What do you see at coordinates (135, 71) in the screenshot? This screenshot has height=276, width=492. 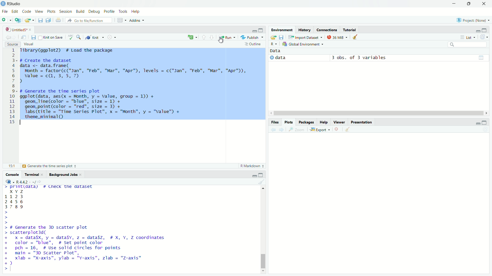 I see `code to create the dataset` at bounding box center [135, 71].